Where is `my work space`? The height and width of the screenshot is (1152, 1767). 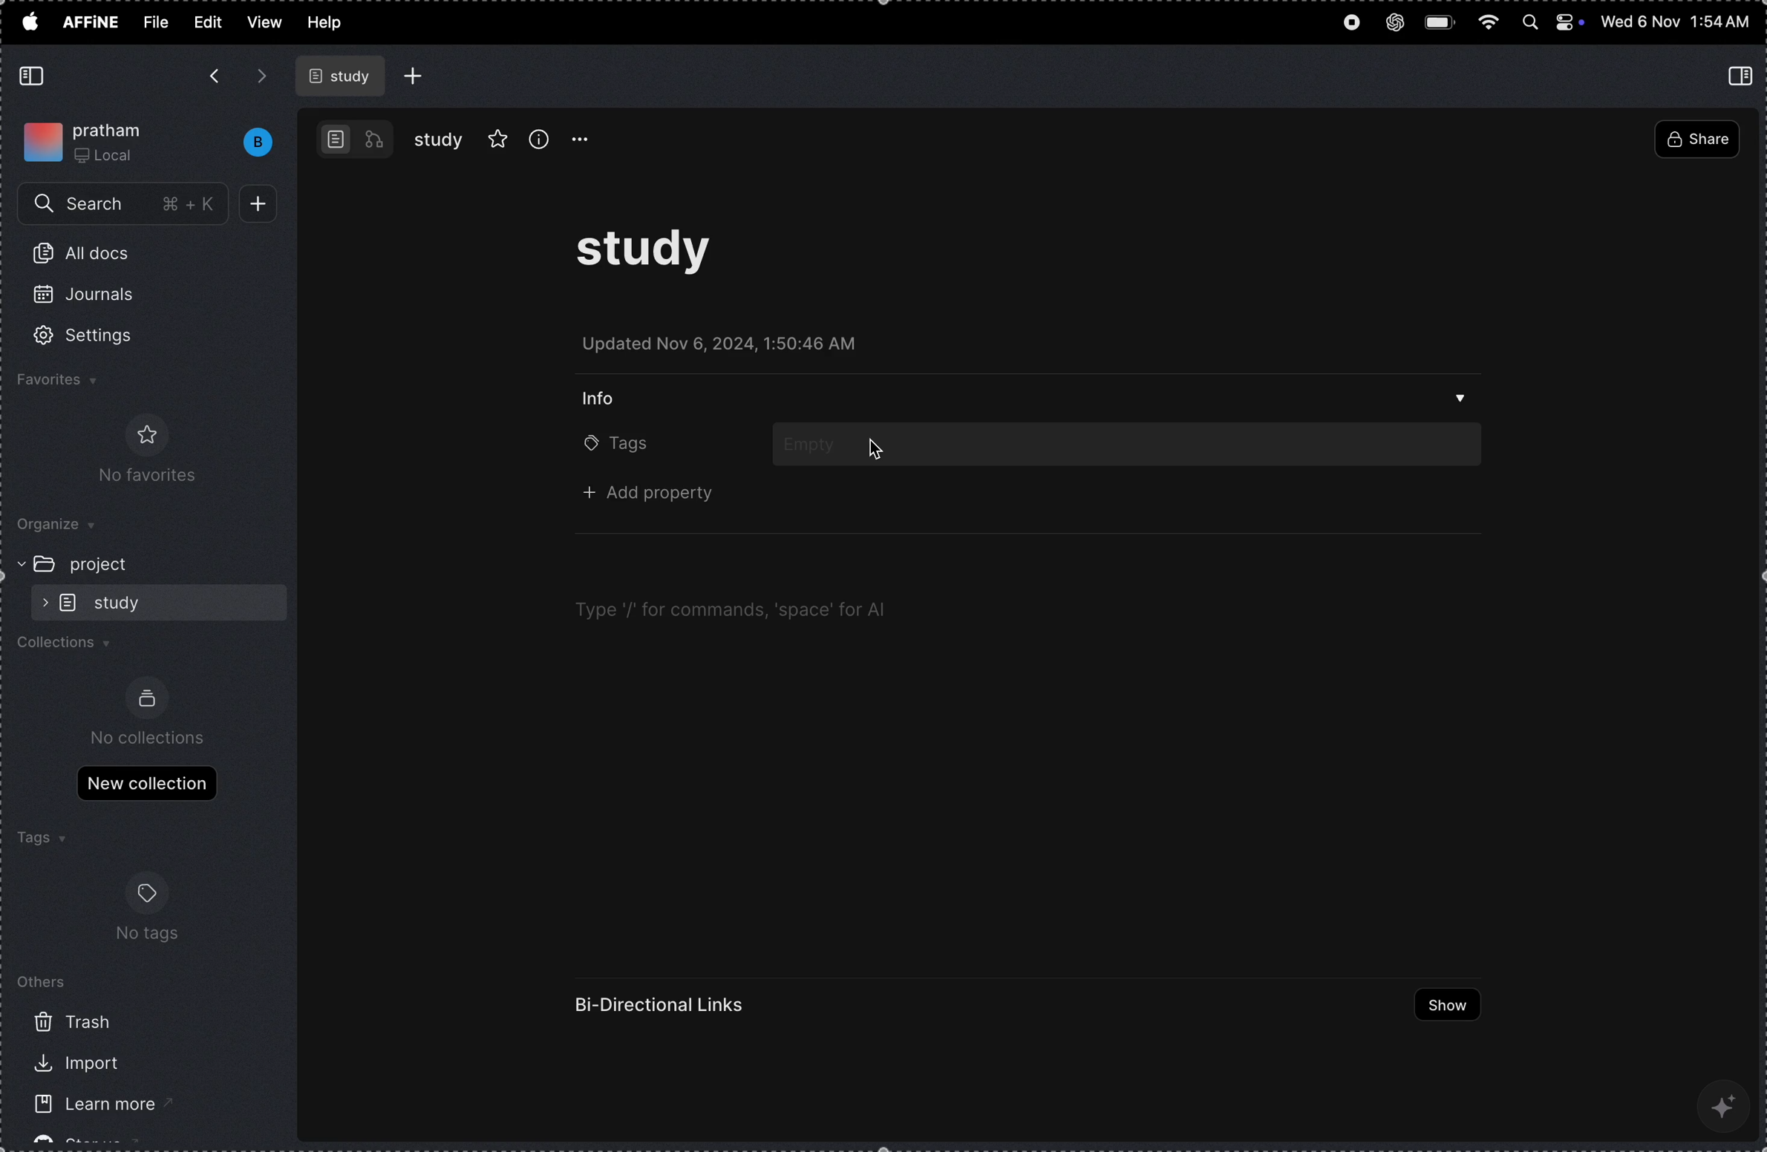
my work space is located at coordinates (89, 139).